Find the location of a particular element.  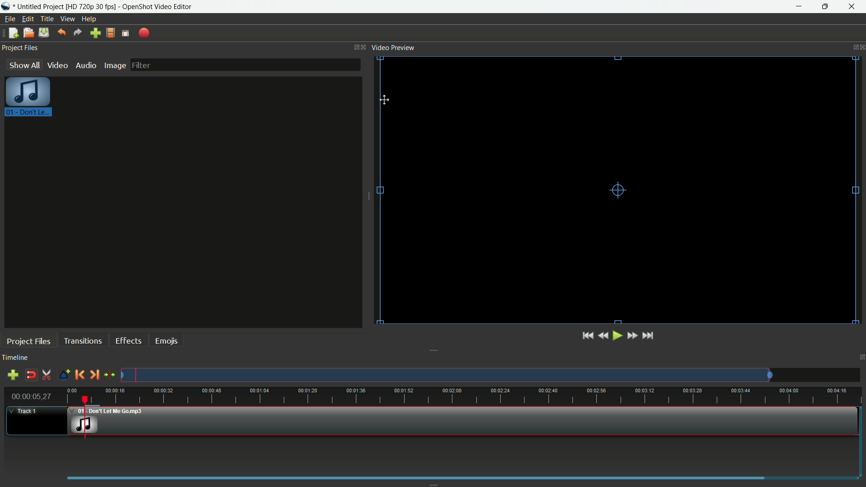

disable snap is located at coordinates (31, 375).